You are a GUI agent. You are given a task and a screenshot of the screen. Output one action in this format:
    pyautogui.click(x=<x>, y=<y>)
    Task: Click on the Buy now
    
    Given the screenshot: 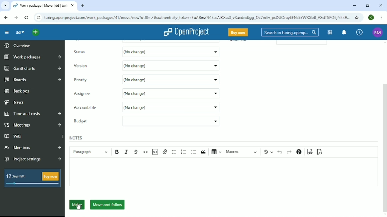 What is the action you would take?
    pyautogui.click(x=238, y=32)
    